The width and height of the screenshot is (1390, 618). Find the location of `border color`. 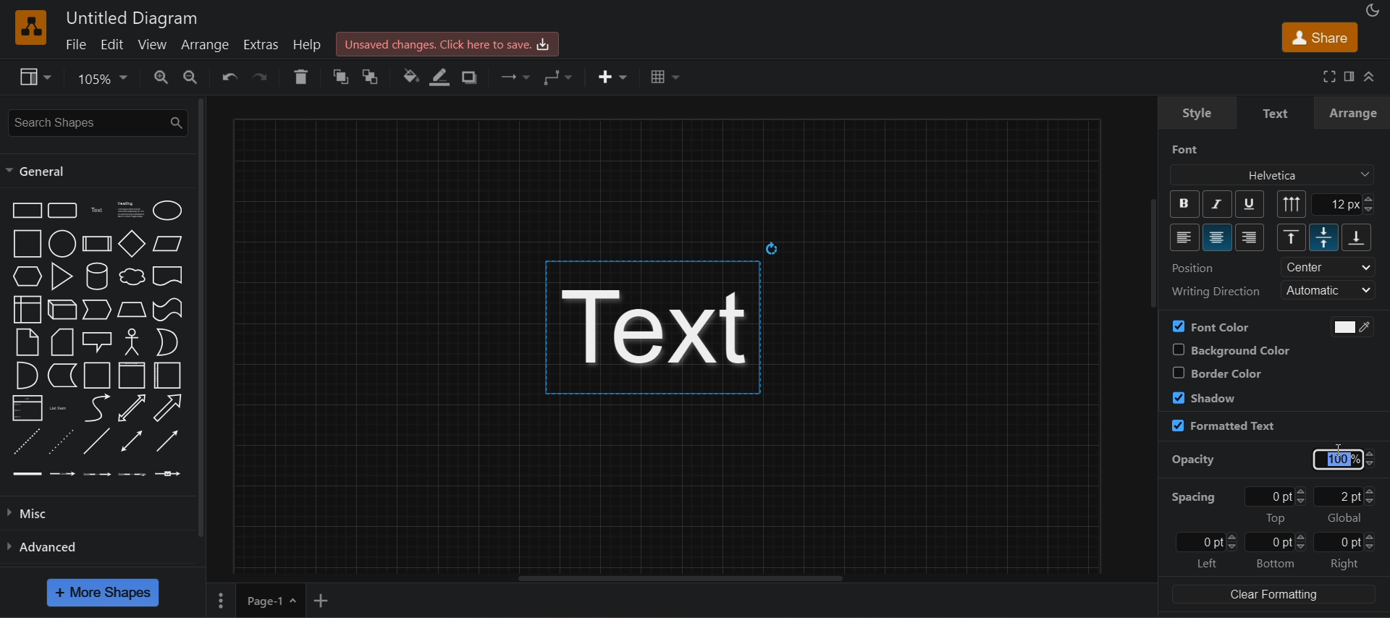

border color is located at coordinates (1216, 373).